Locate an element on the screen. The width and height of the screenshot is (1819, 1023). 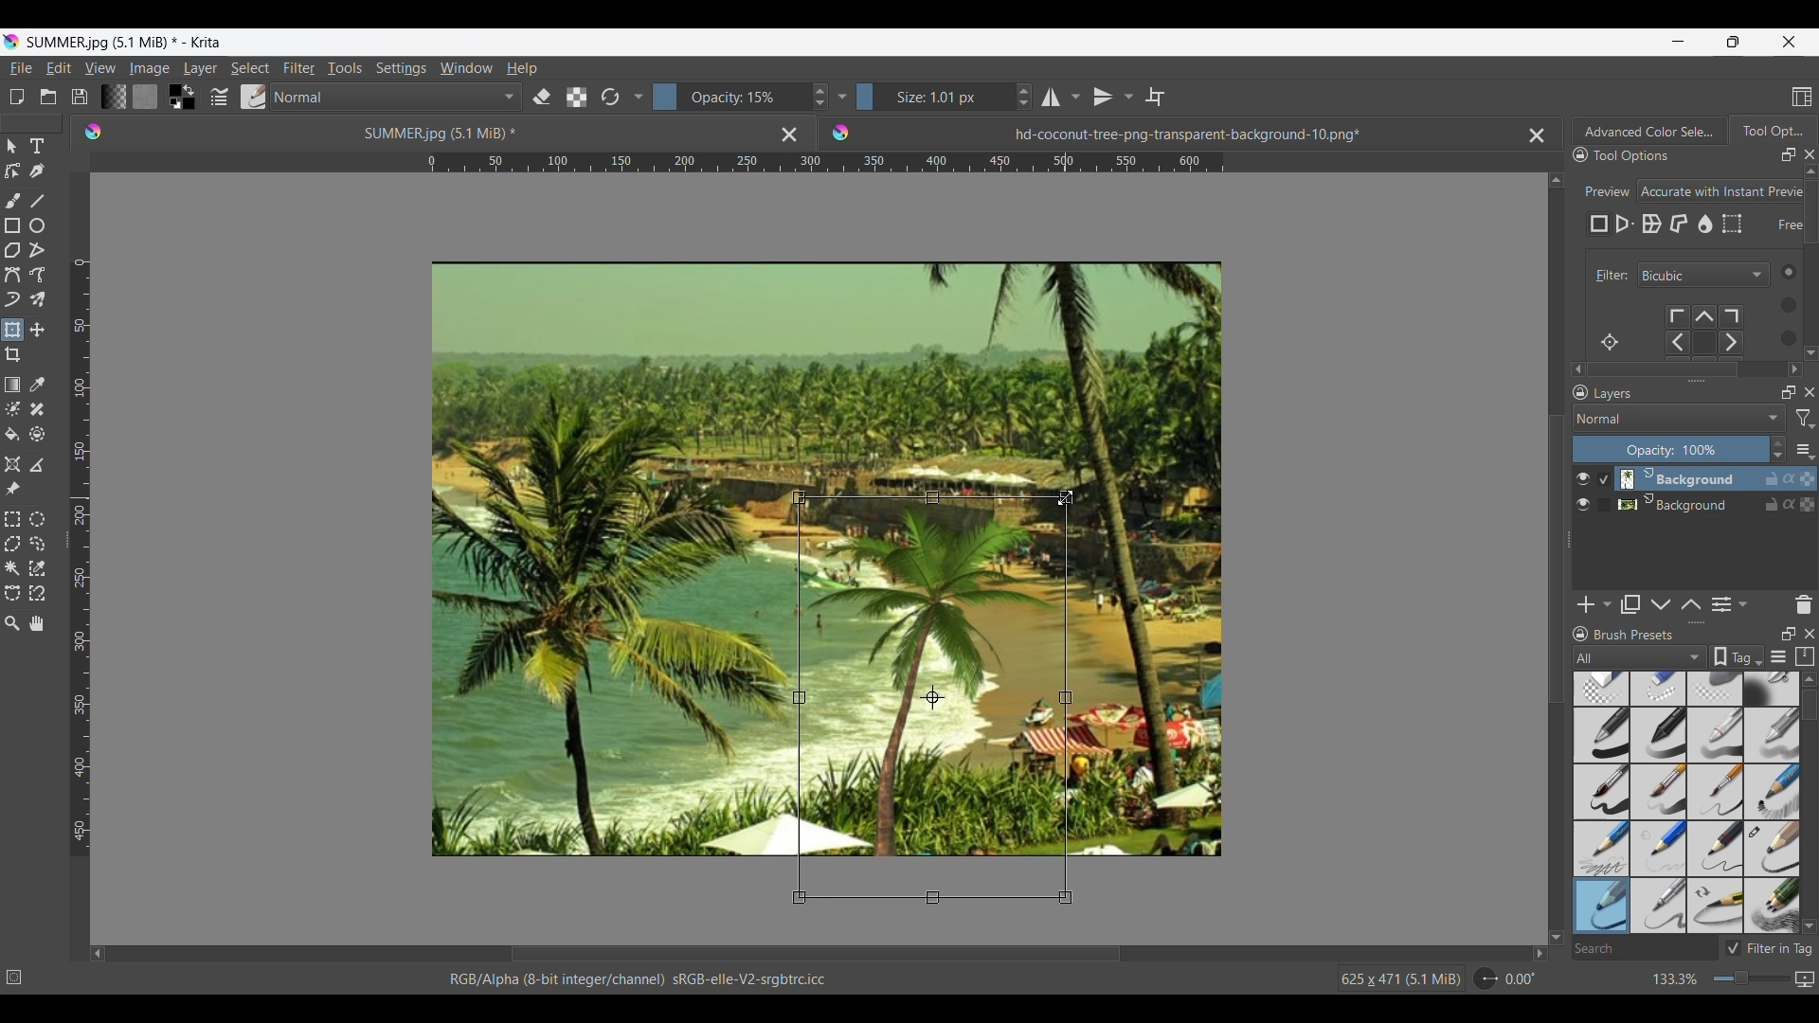
Choose workspace is located at coordinates (1802, 97).